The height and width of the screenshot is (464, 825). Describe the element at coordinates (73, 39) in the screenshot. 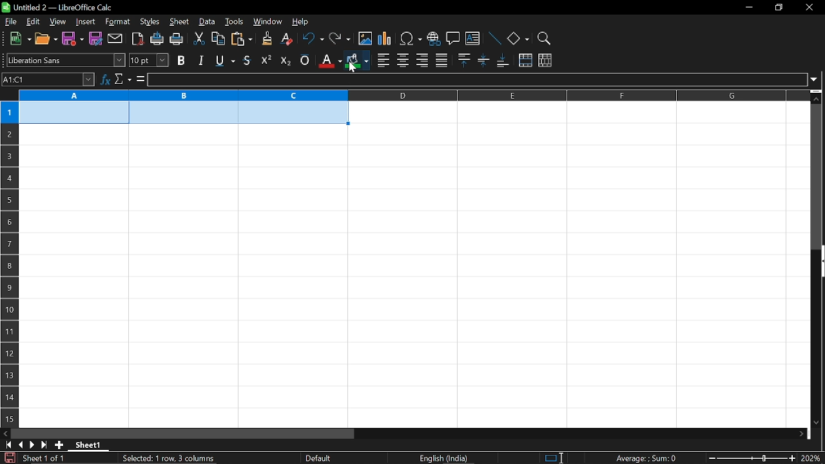

I see `save` at that location.